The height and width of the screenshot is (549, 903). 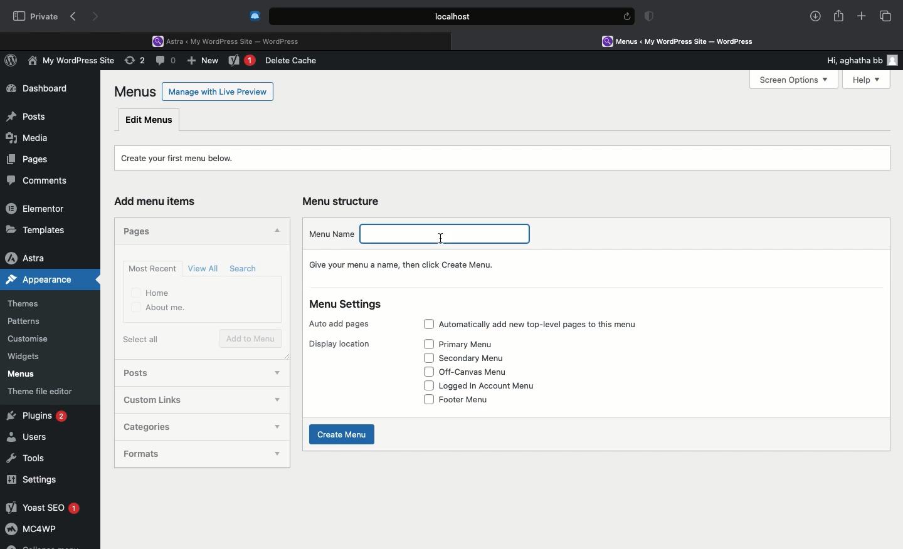 I want to click on MC4WP, so click(x=31, y=531).